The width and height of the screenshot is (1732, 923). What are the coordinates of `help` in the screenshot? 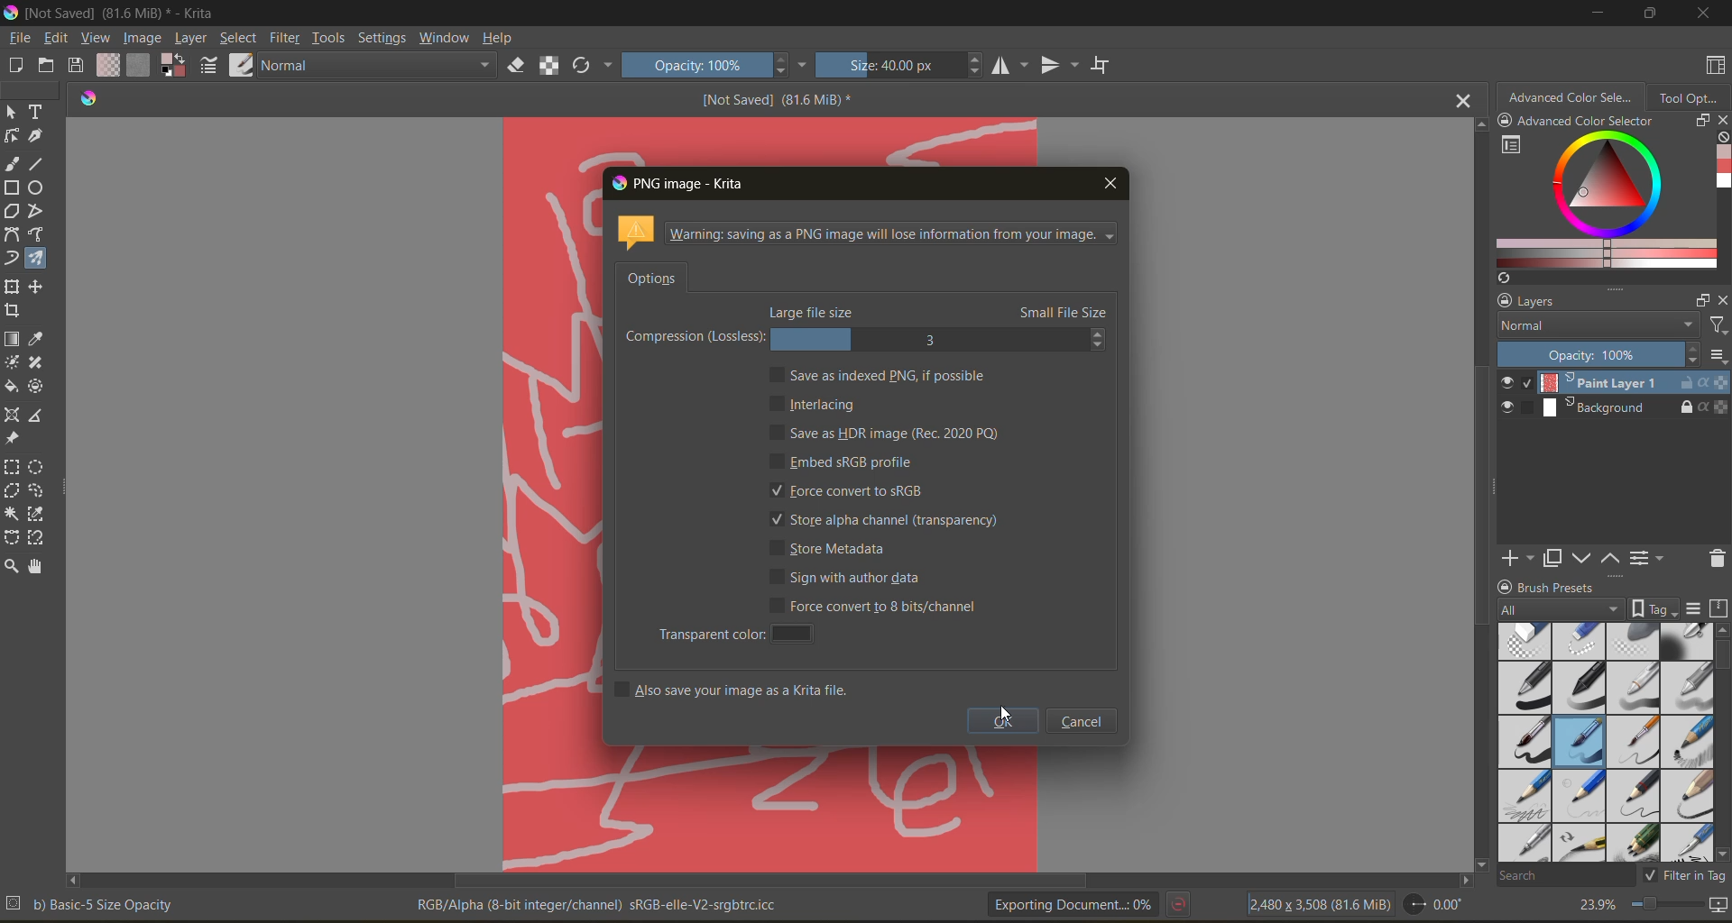 It's located at (498, 40).